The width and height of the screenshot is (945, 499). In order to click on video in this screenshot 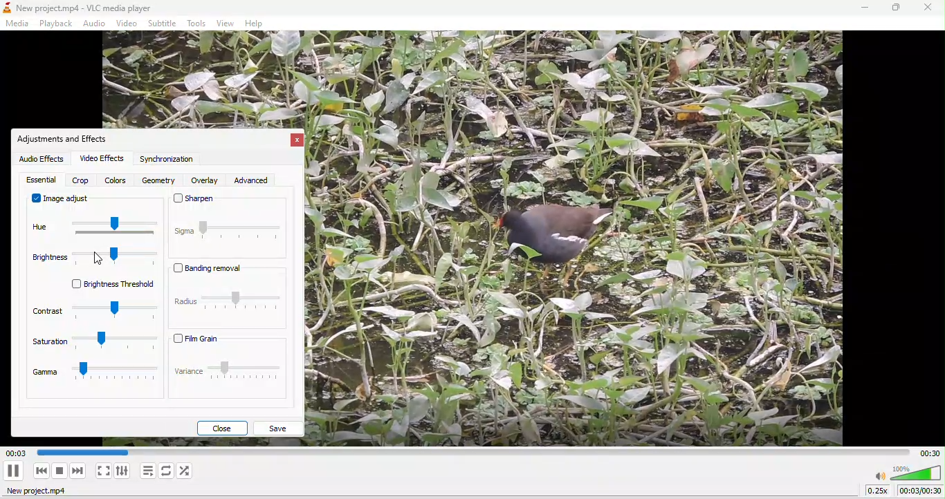, I will do `click(128, 23)`.